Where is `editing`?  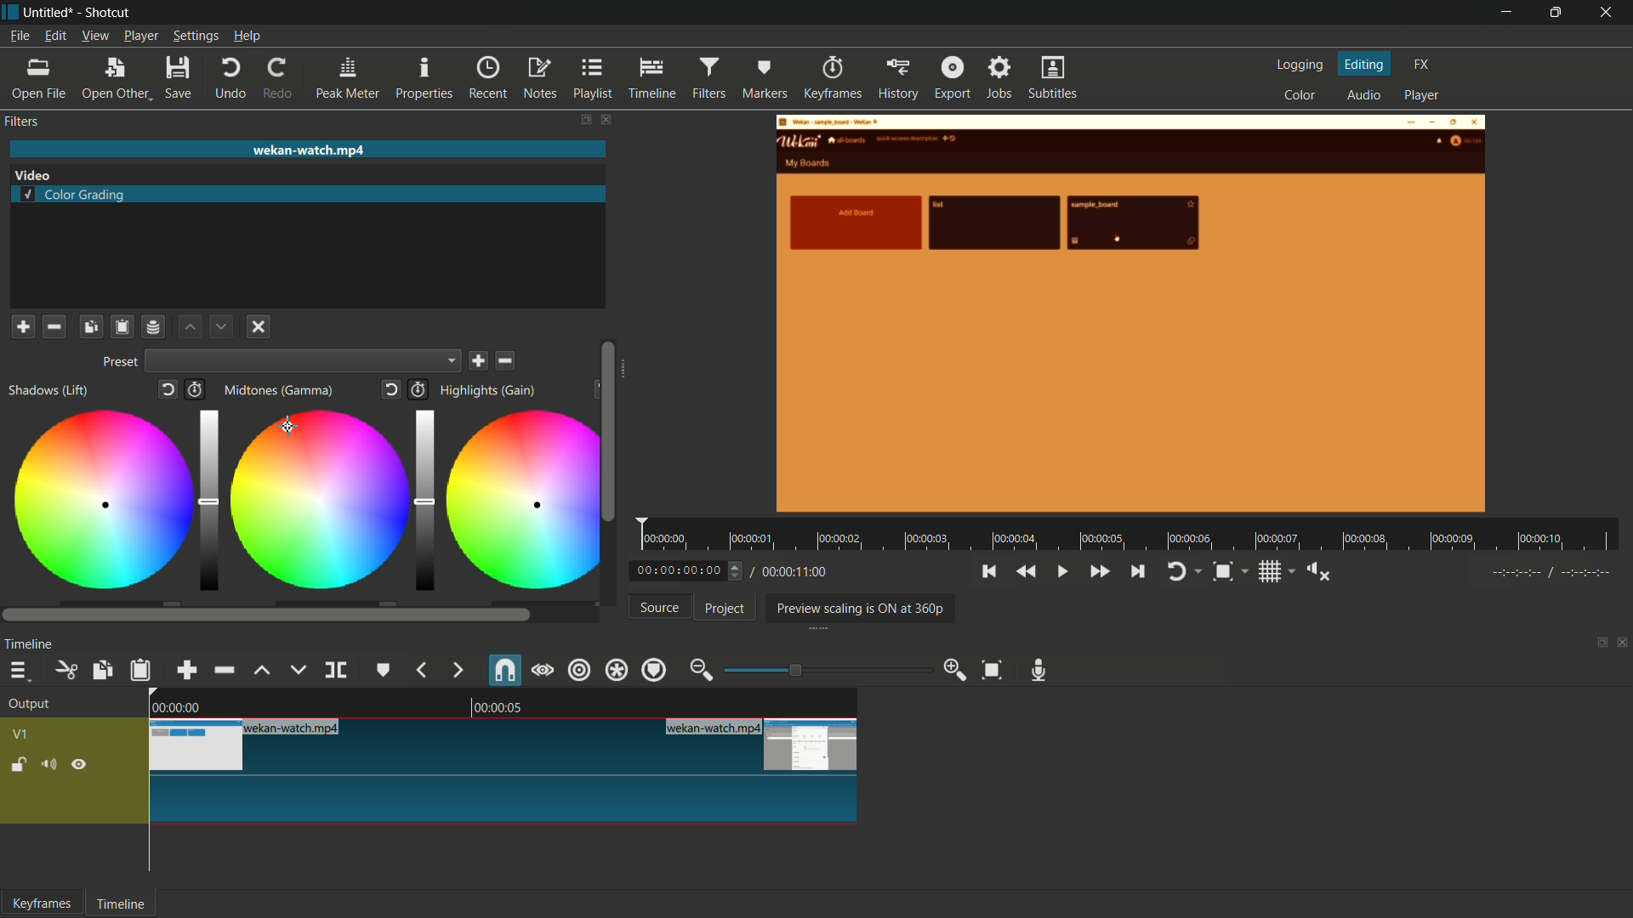 editing is located at coordinates (1365, 64).